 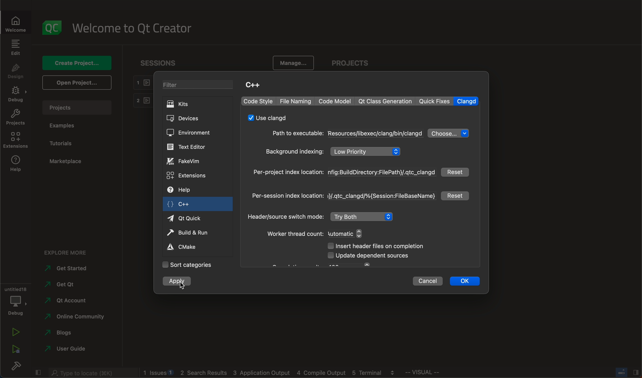 I want to click on welcome, so click(x=14, y=24).